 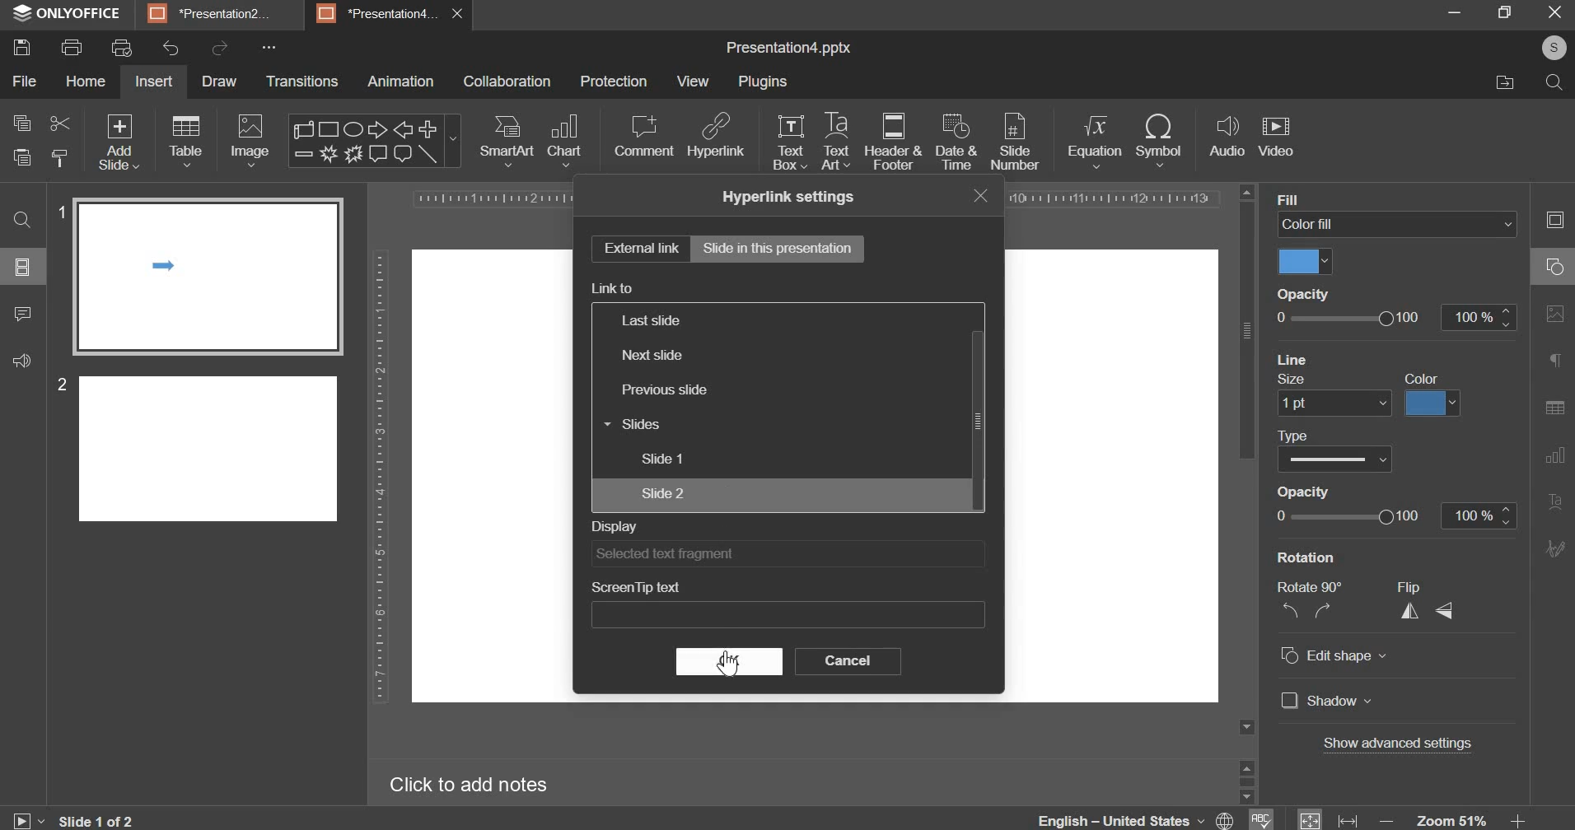 What do you see at coordinates (665, 389) in the screenshot?
I see `previous slide` at bounding box center [665, 389].